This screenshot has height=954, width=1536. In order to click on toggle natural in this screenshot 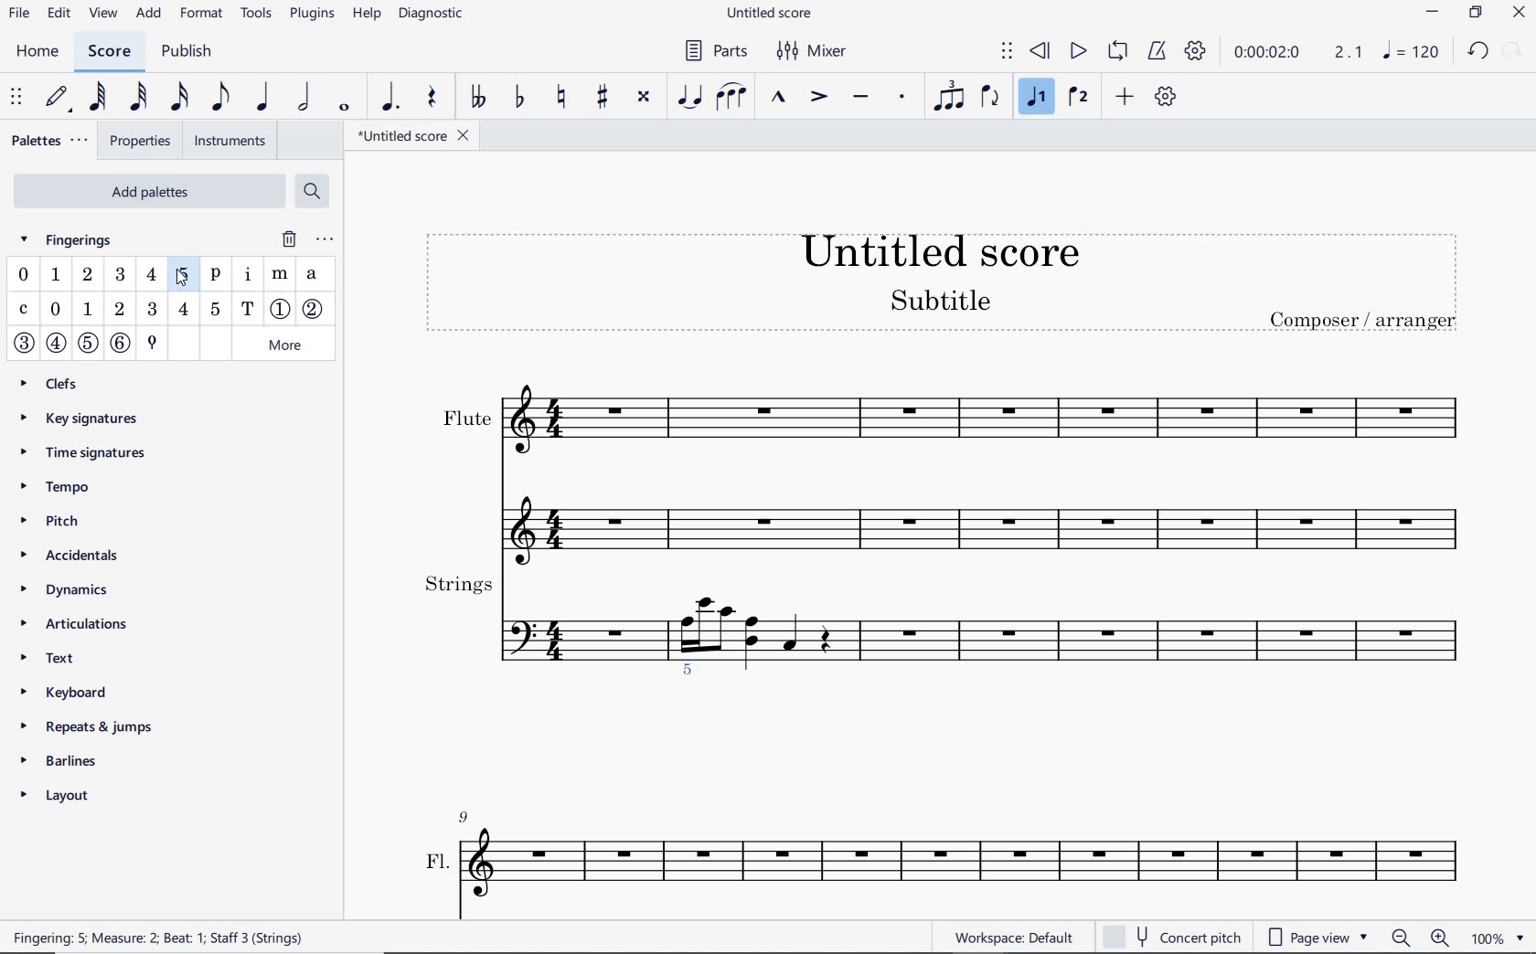, I will do `click(564, 94)`.